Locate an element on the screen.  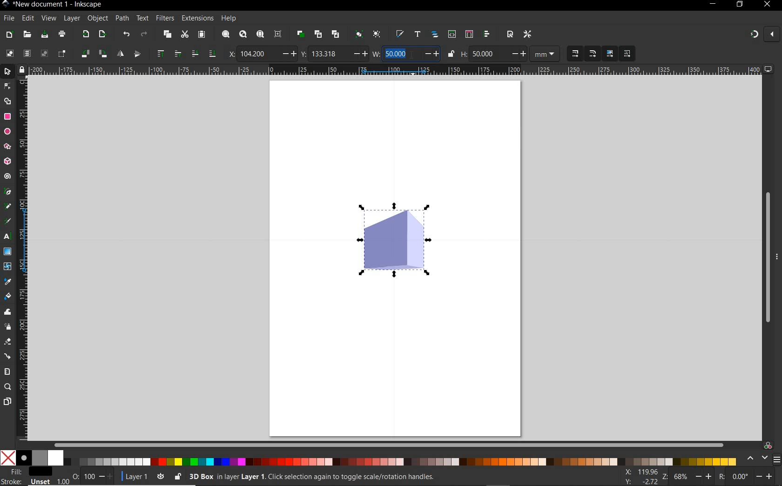
0 is located at coordinates (740, 476).